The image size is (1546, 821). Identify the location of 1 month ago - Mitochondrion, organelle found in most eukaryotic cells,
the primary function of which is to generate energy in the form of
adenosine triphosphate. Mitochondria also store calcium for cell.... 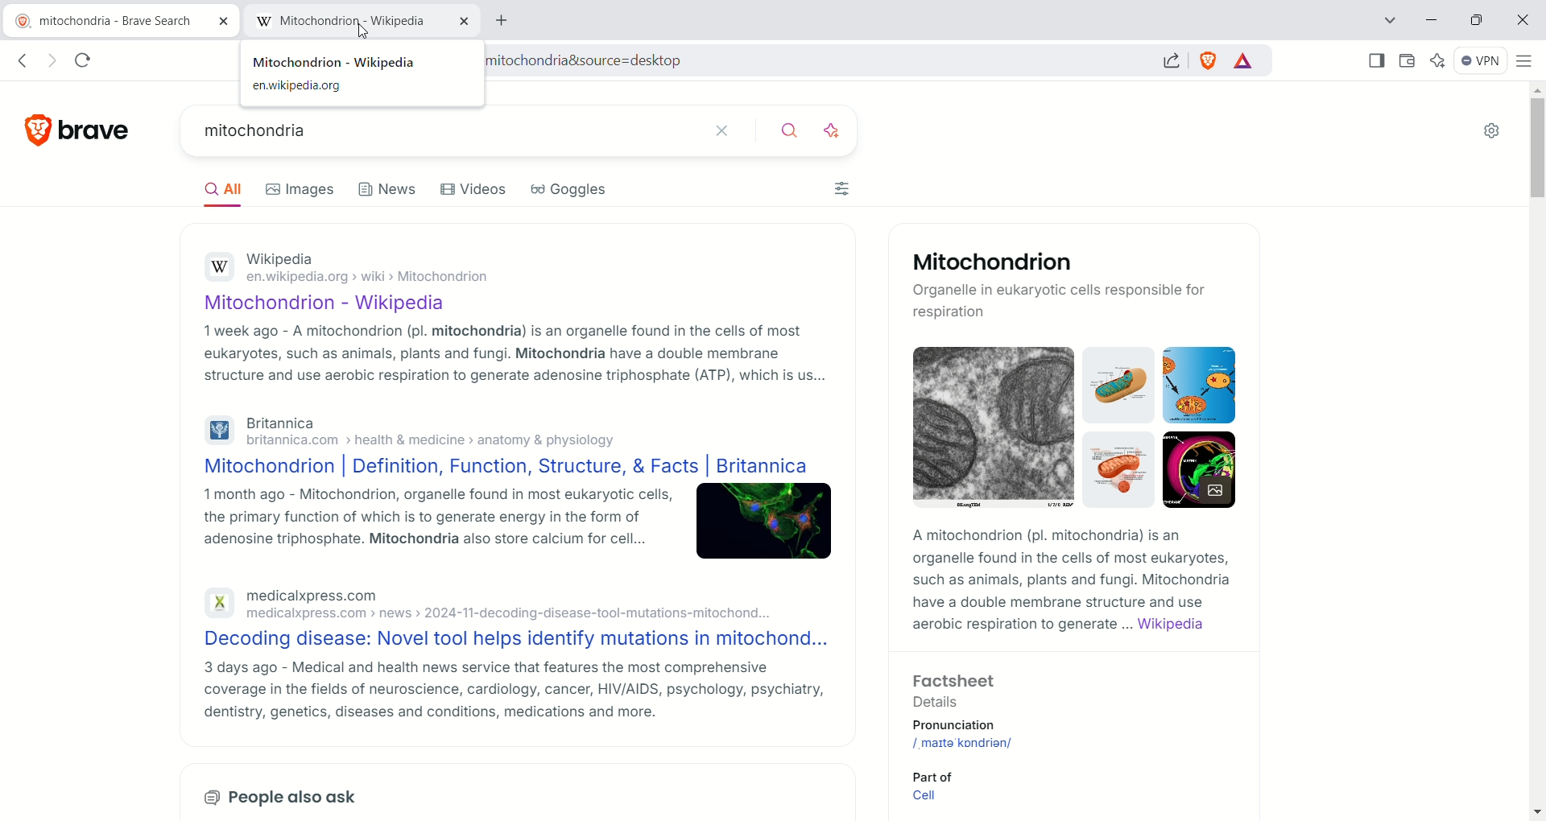
(430, 518).